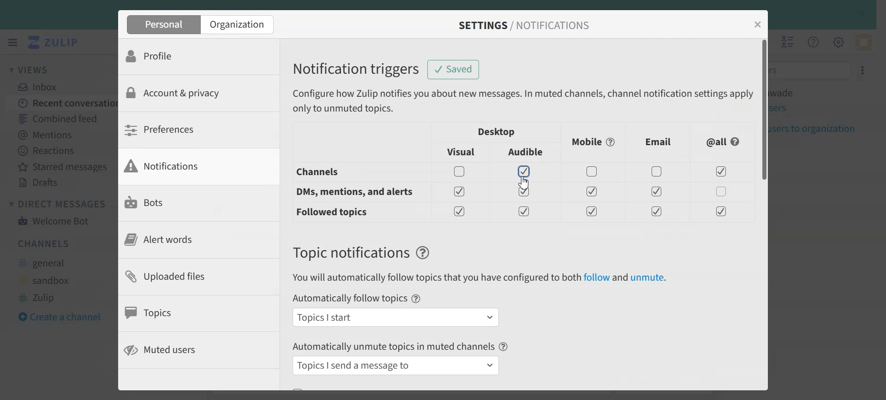  I want to click on Visual, so click(461, 152).